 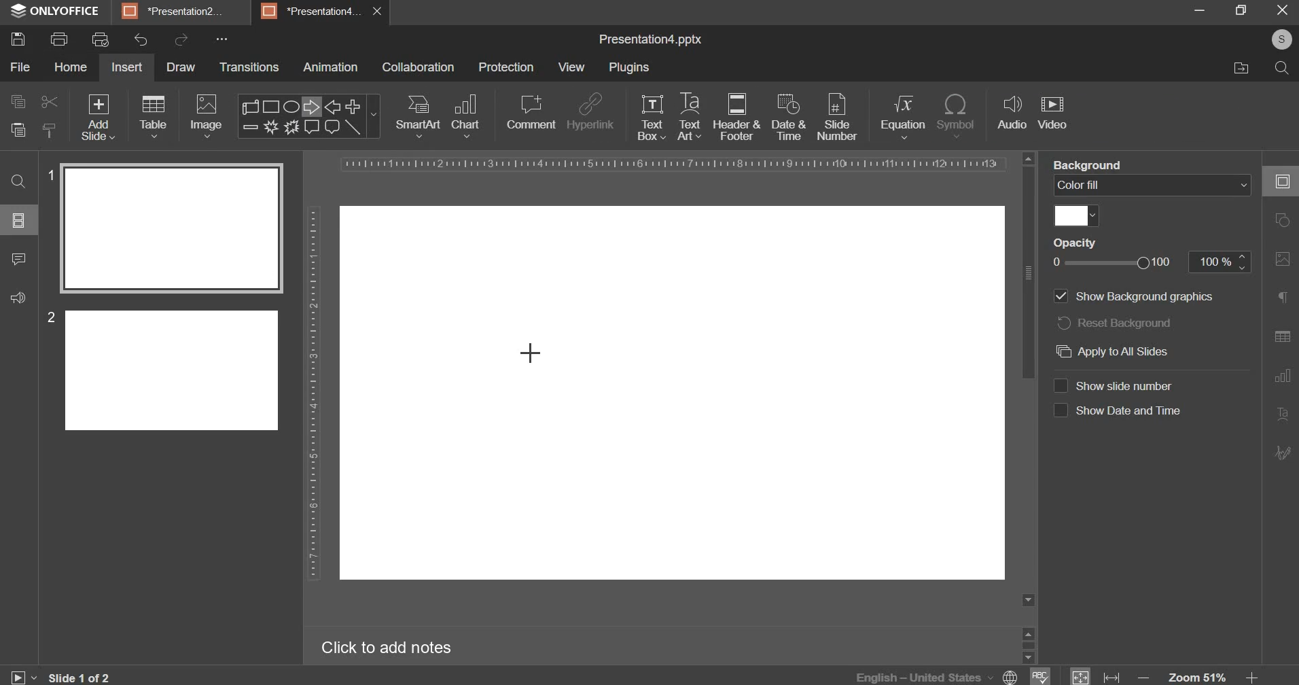 What do you see at coordinates (650, 41) in the screenshot?
I see `presentation name` at bounding box center [650, 41].